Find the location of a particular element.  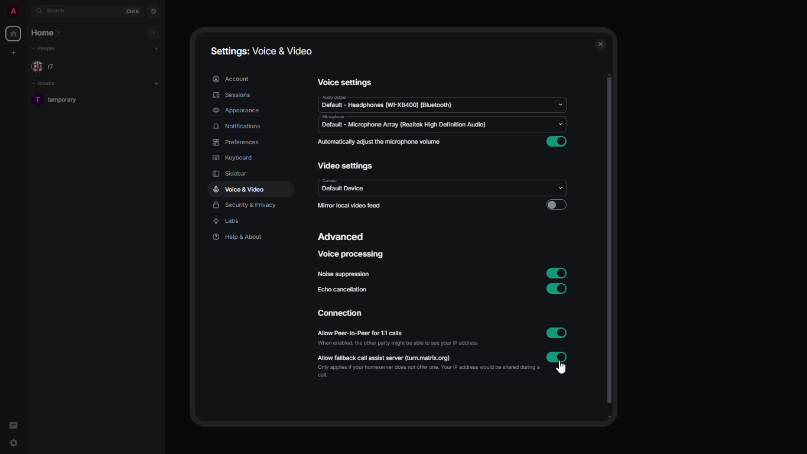

security & privacy is located at coordinates (245, 206).